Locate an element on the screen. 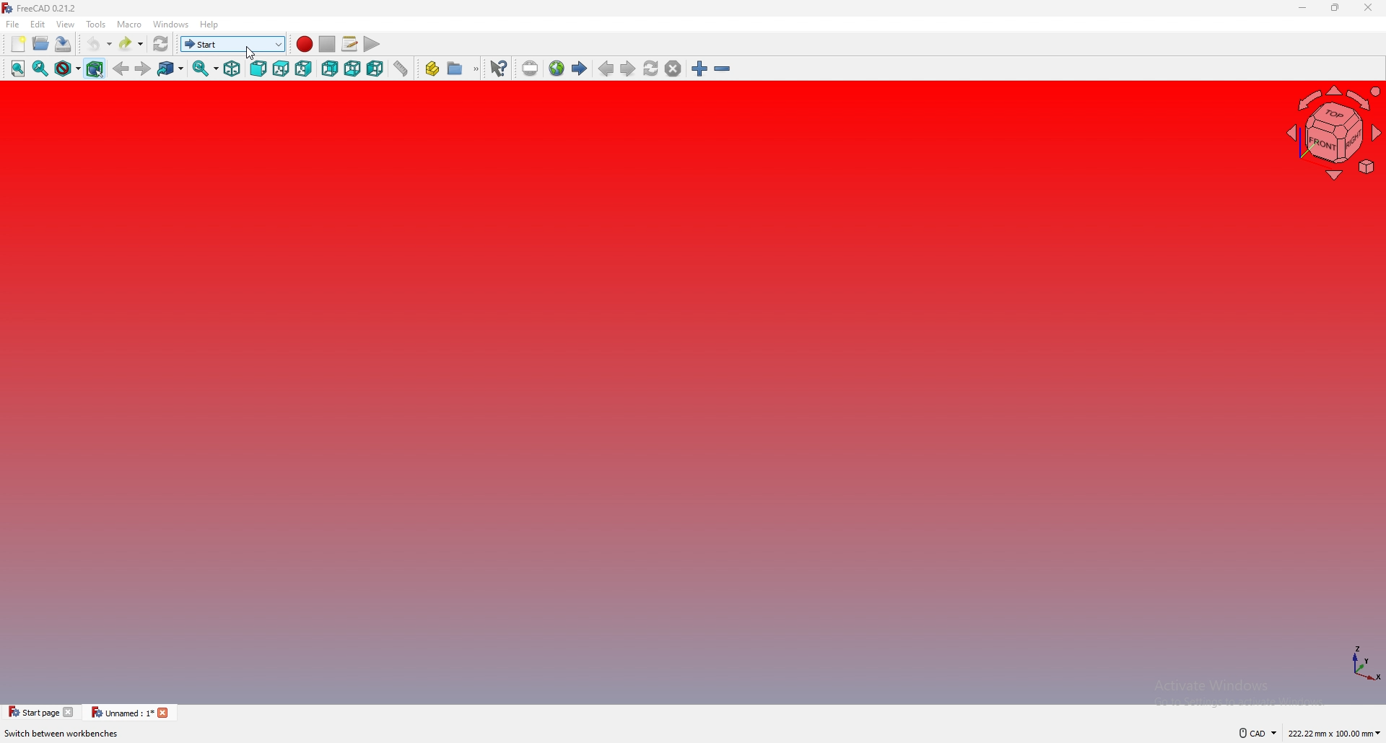 The width and height of the screenshot is (1386, 743). next page is located at coordinates (628, 69).